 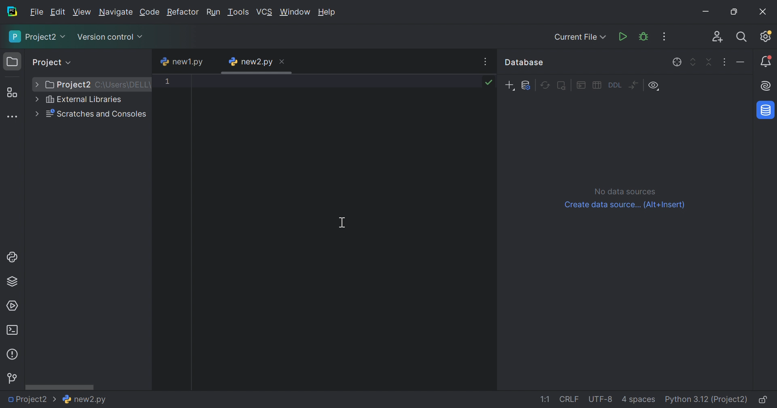 I want to click on CRLF, so click(x=570, y=399).